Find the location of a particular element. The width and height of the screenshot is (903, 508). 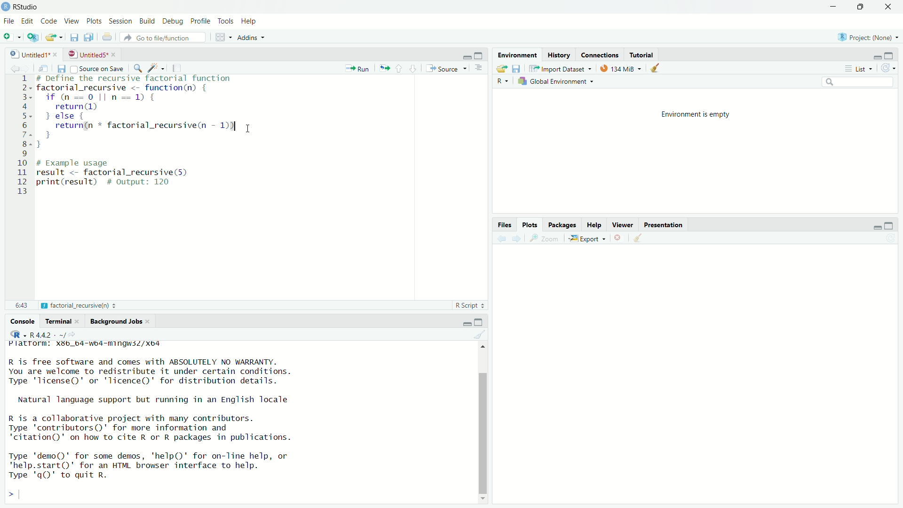

# Derine the recursive tactorial Tunction
factorial_recursive <- function(n) {
ifh=01Iln=1{
return(1)
} else {
return(n * factorial_recursive(n - 1)) |
3}
3}
# Example usage
result <- factorial_recursive(5)
print(result) # Output: 120 is located at coordinates (149, 134).